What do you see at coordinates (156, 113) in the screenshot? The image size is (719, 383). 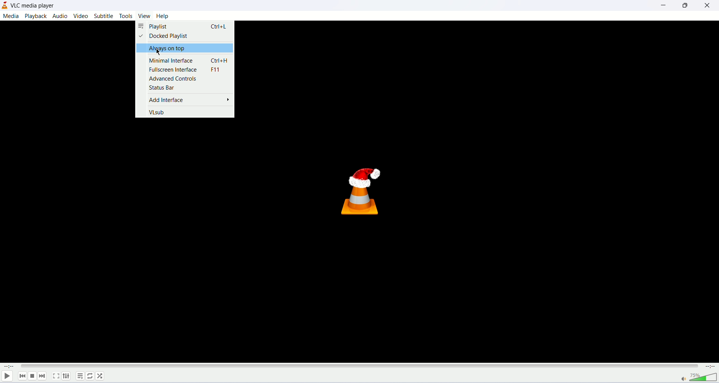 I see `VLsub` at bounding box center [156, 113].